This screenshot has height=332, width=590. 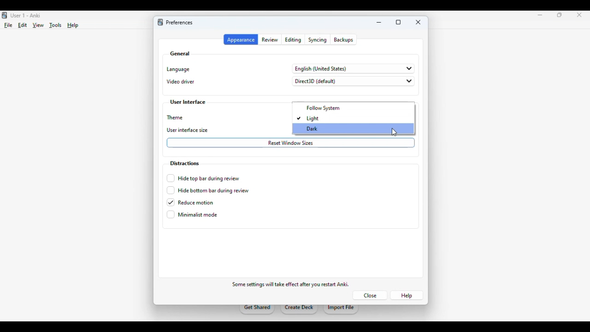 What do you see at coordinates (190, 202) in the screenshot?
I see `reduce motion` at bounding box center [190, 202].